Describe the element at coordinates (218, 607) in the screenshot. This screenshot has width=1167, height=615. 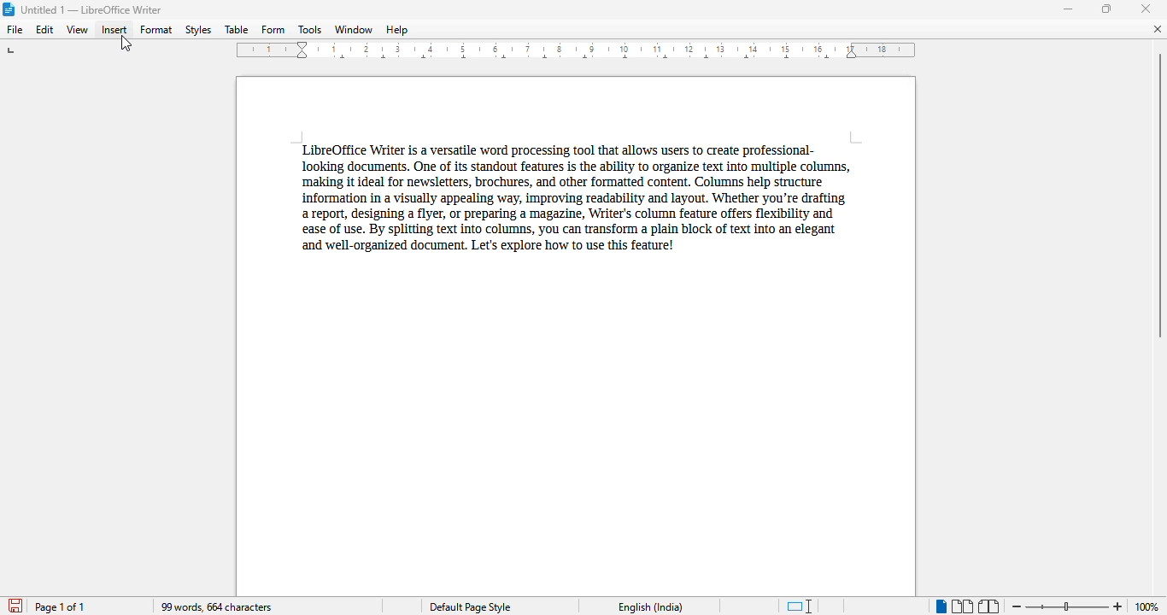
I see `99 words, 664 characters` at that location.